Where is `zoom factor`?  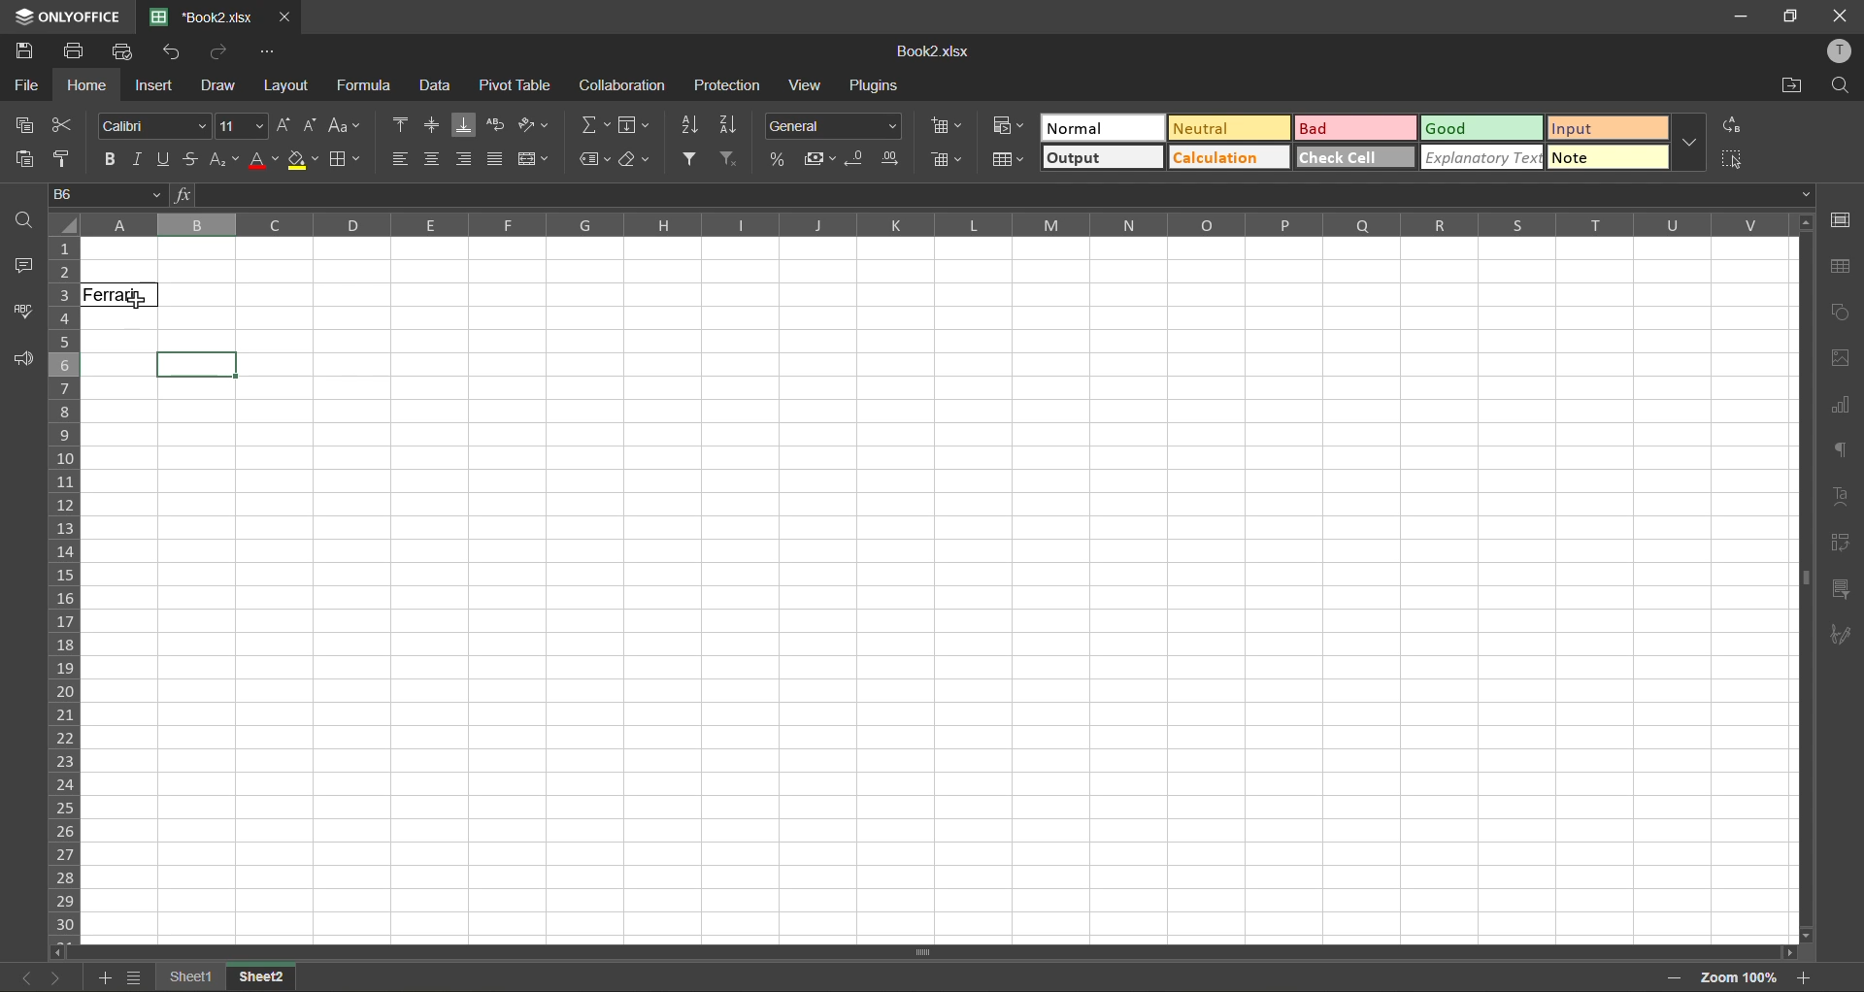 zoom factor is located at coordinates (1737, 980).